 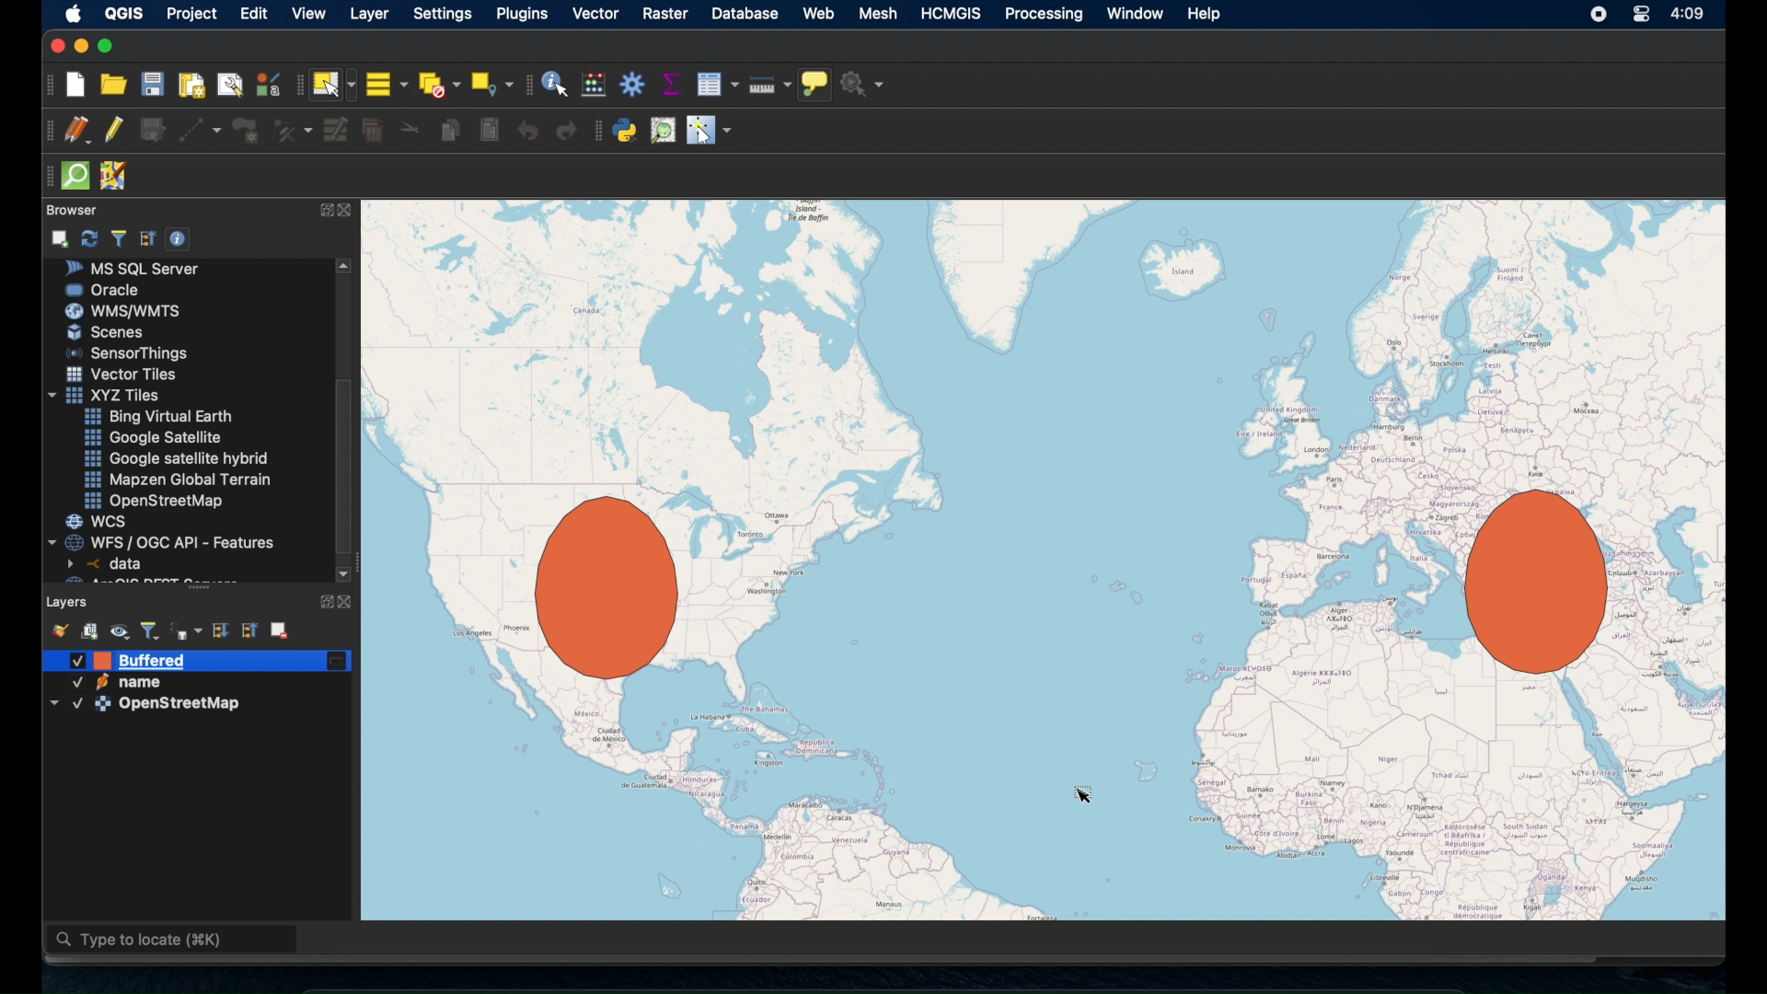 I want to click on save project, so click(x=153, y=87).